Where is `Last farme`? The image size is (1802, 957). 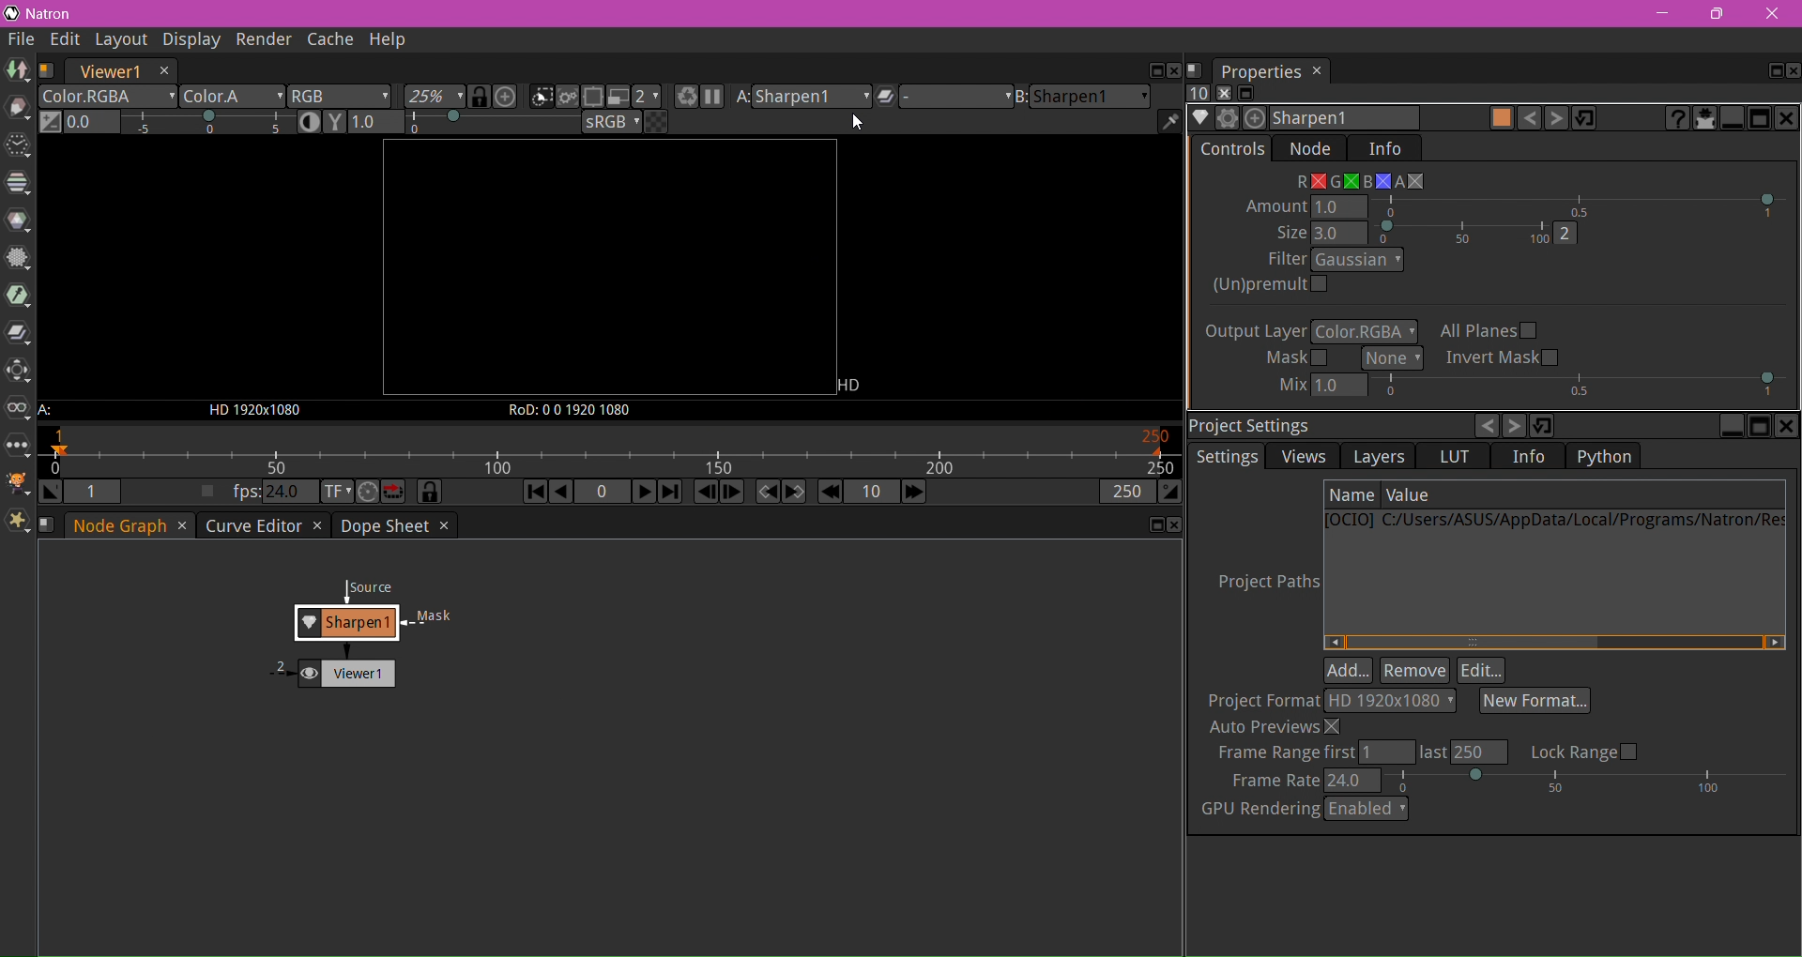 Last farme is located at coordinates (669, 493).